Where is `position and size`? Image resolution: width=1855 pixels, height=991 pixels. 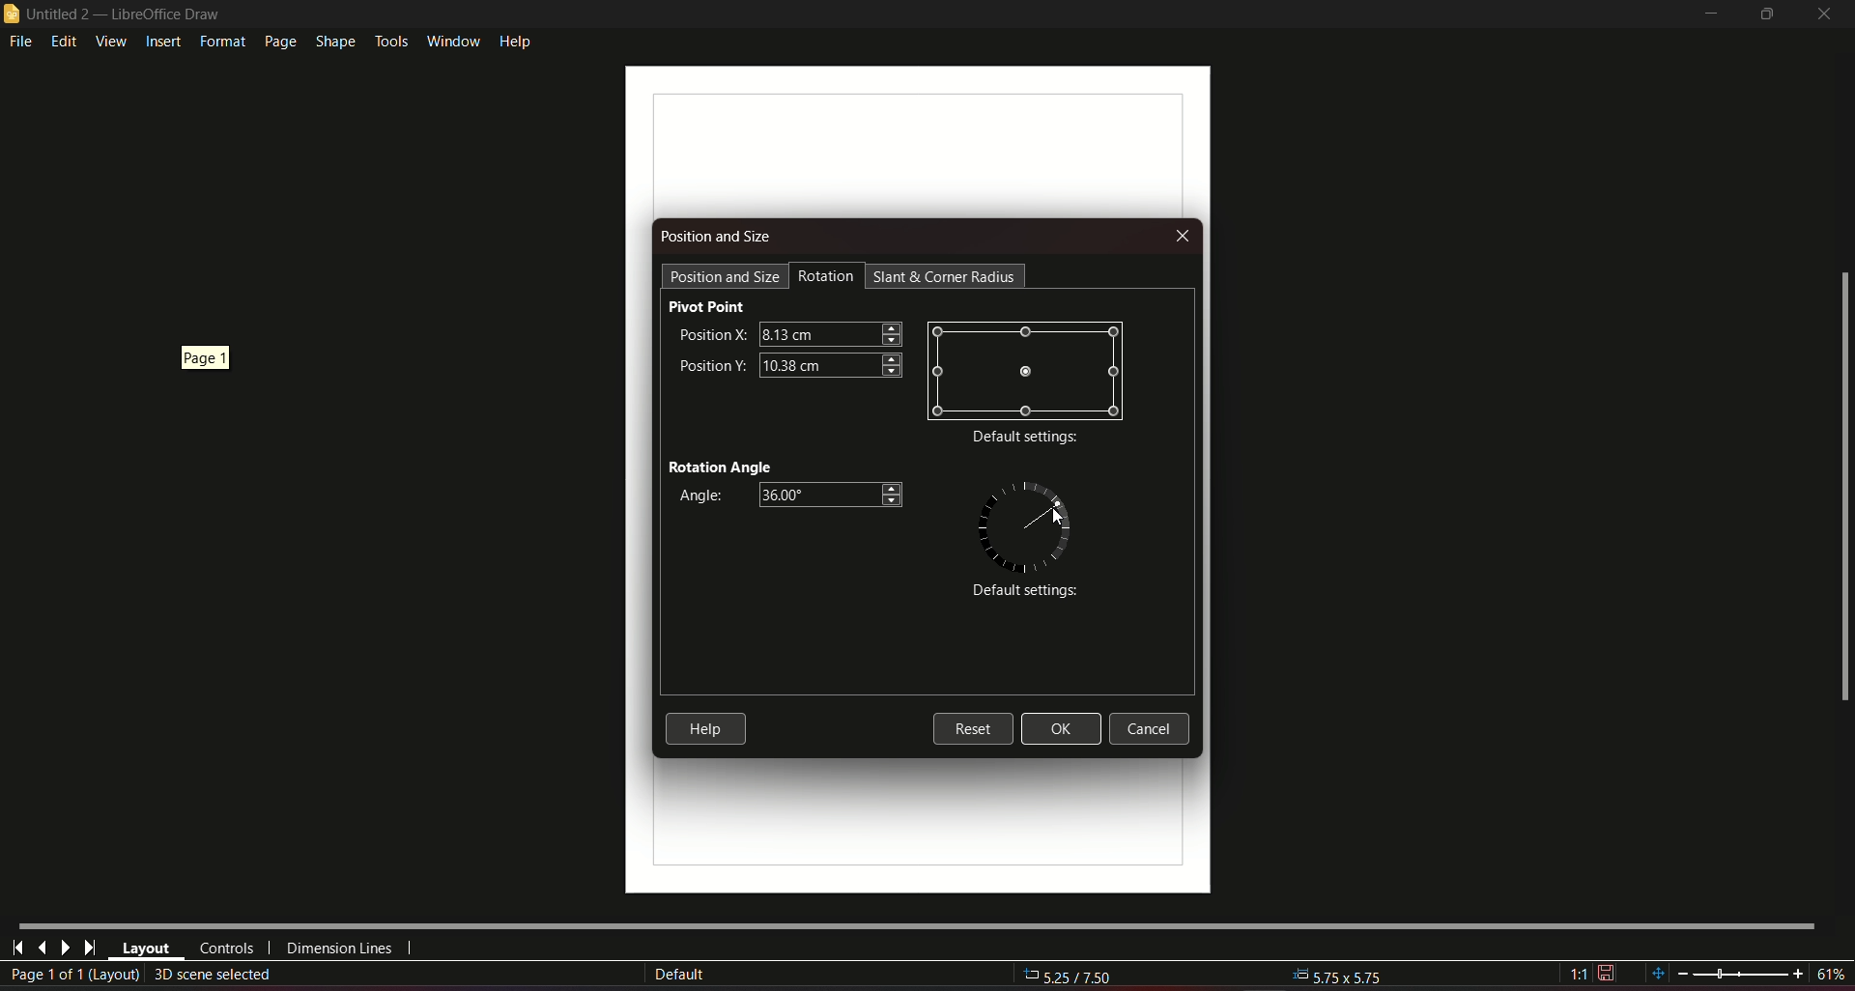
position and size is located at coordinates (725, 275).